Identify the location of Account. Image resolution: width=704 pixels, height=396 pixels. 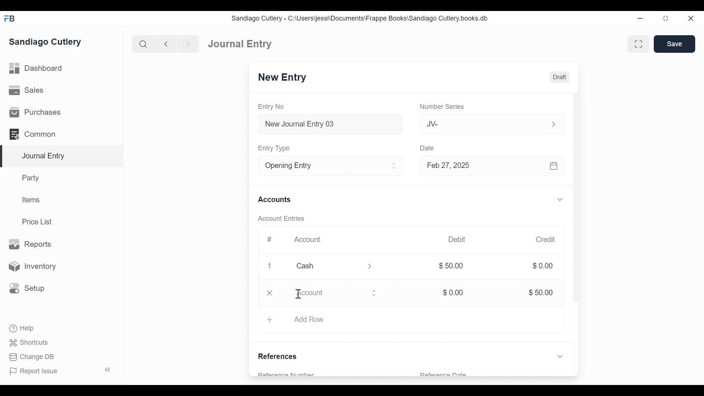
(329, 293).